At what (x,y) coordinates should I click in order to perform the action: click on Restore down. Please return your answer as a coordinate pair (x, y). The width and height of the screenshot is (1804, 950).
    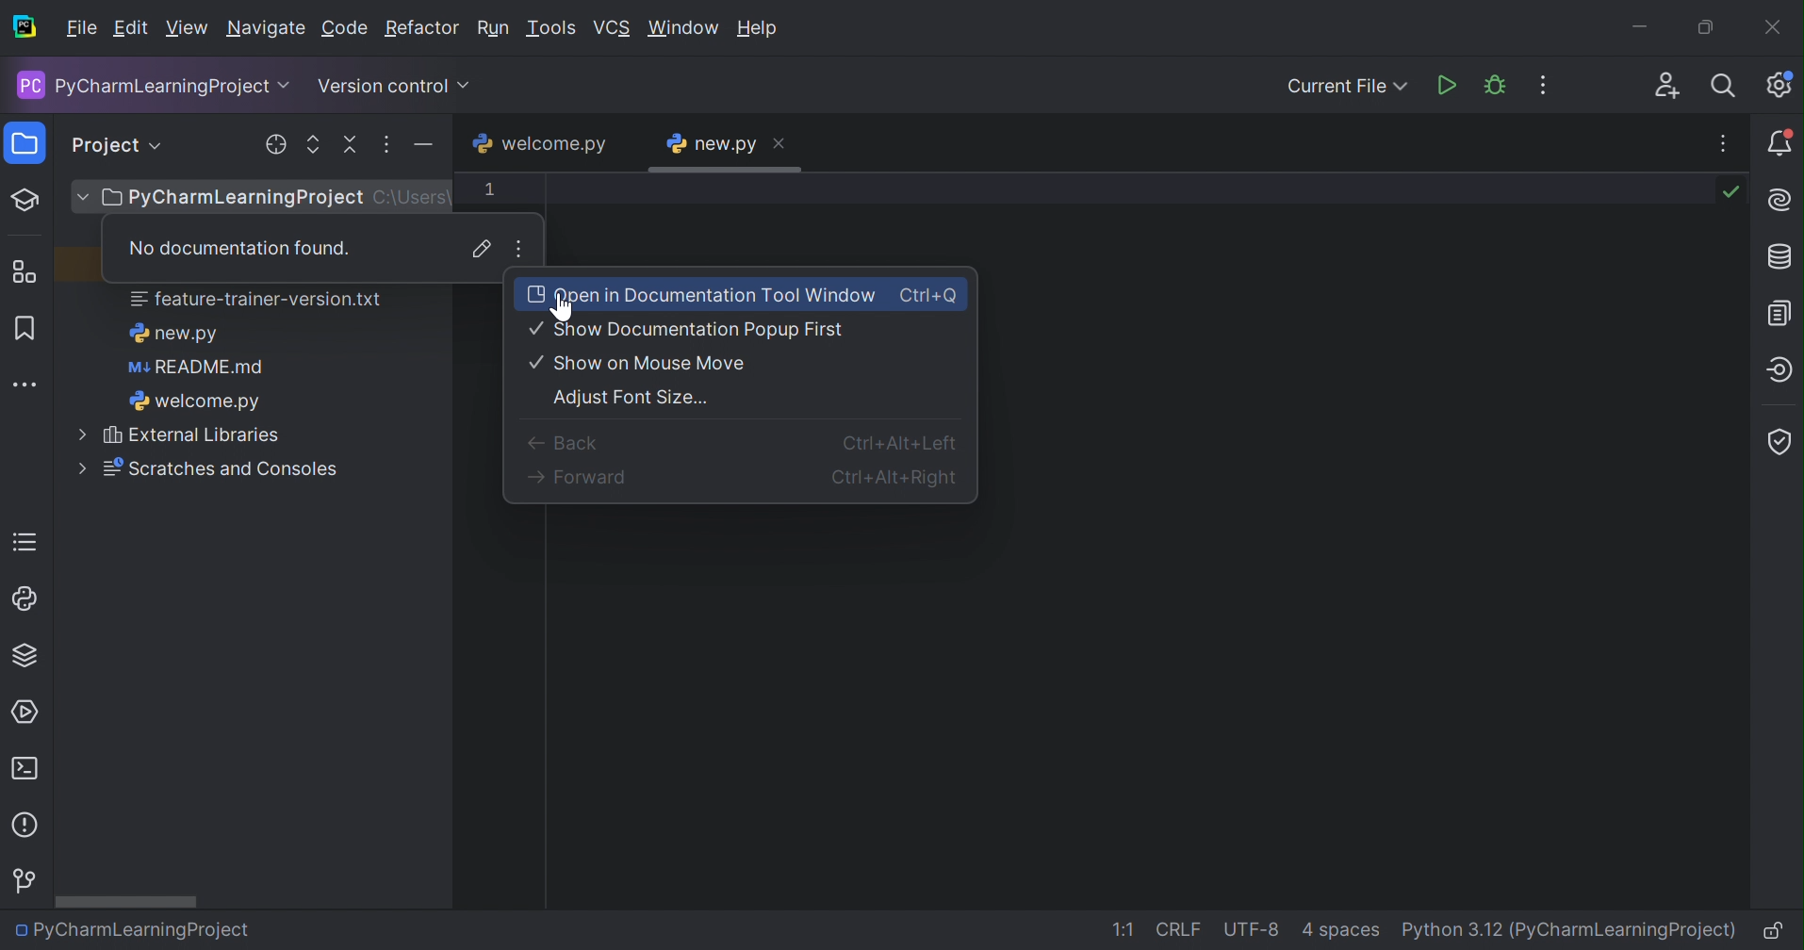
    Looking at the image, I should click on (1713, 29).